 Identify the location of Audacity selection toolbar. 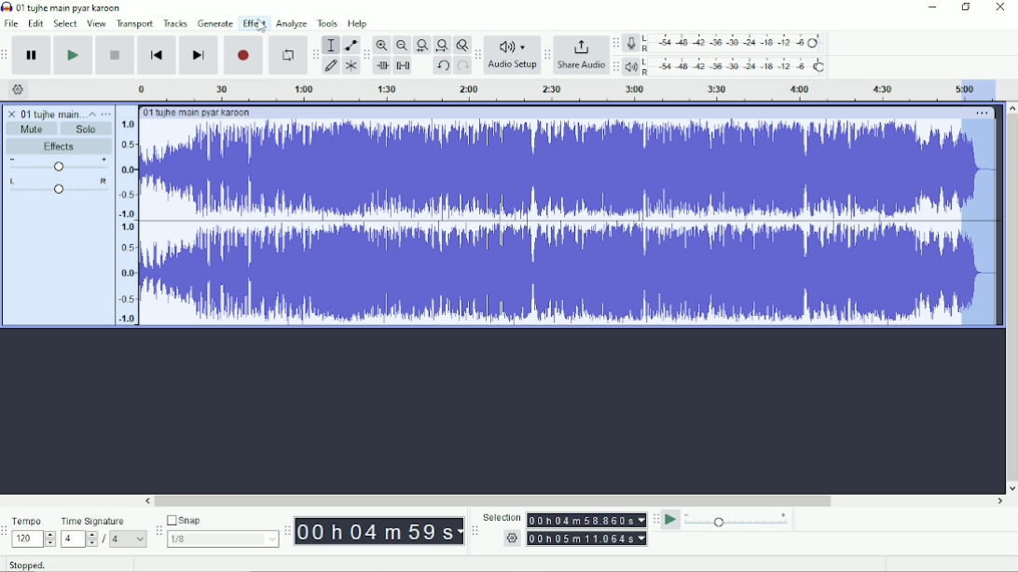
(475, 530).